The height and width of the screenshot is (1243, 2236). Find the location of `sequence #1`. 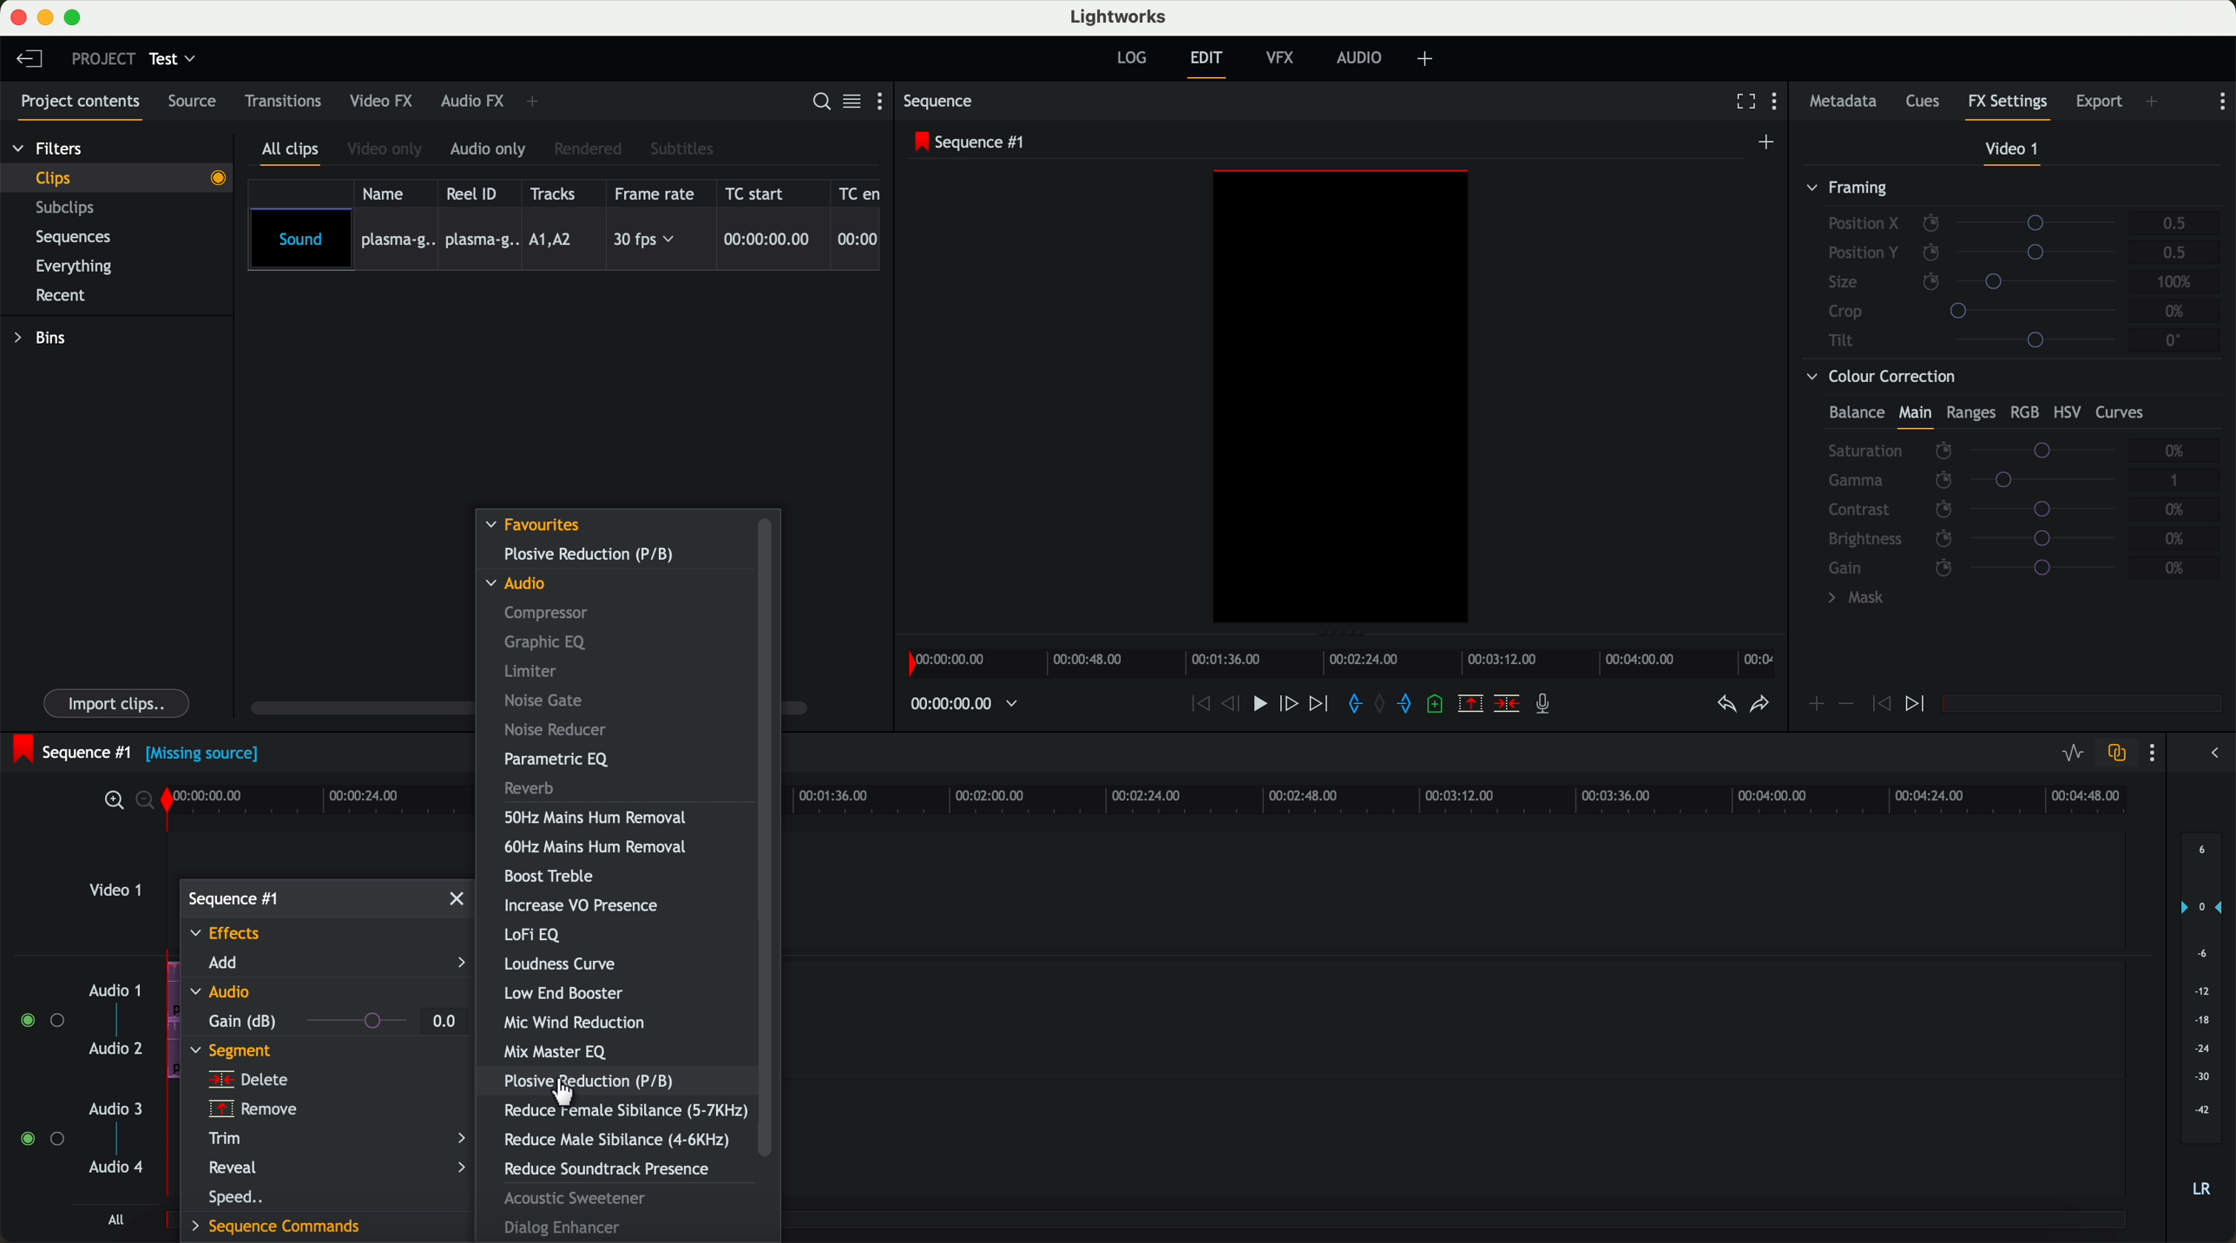

sequence #1 is located at coordinates (233, 898).